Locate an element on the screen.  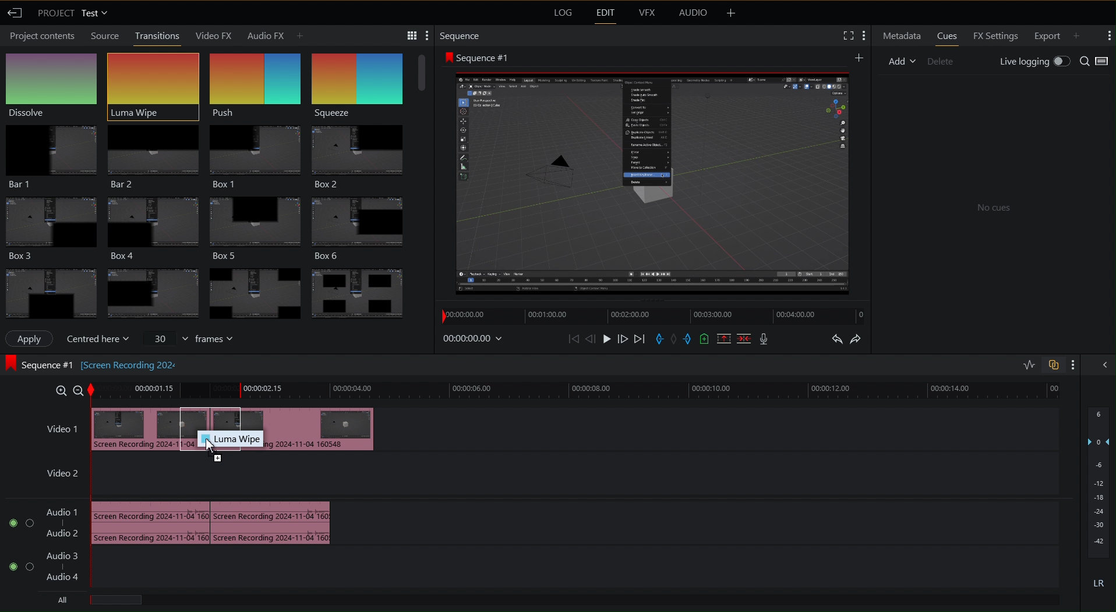
Box 6 is located at coordinates (366, 224).